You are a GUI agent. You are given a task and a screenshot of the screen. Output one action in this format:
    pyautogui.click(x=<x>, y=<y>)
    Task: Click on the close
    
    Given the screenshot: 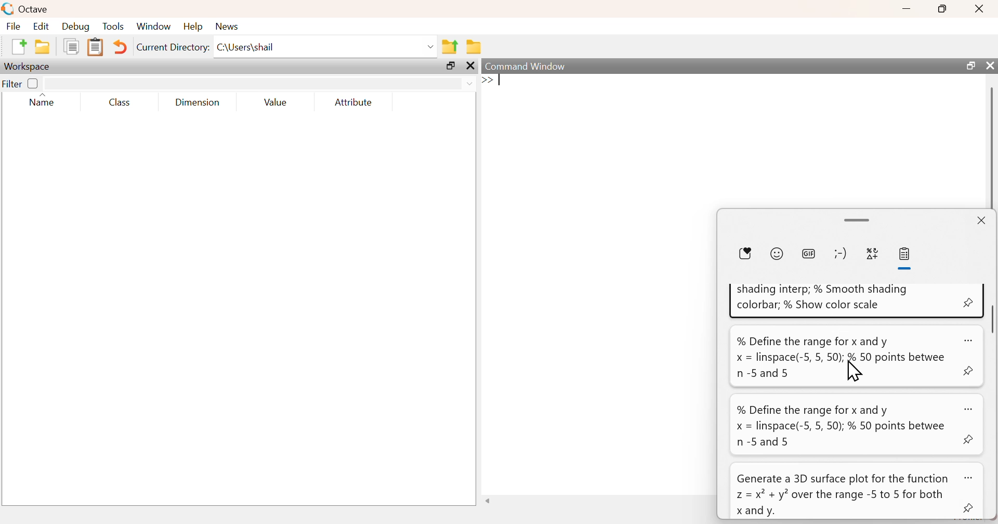 What is the action you would take?
    pyautogui.click(x=982, y=220)
    